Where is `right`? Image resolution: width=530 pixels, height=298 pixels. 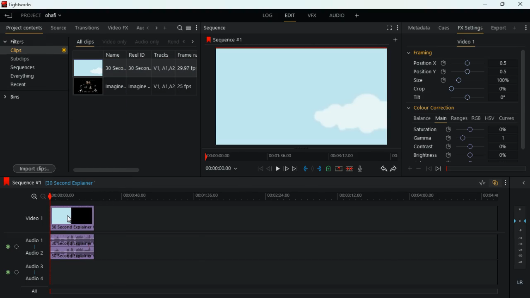 right is located at coordinates (193, 41).